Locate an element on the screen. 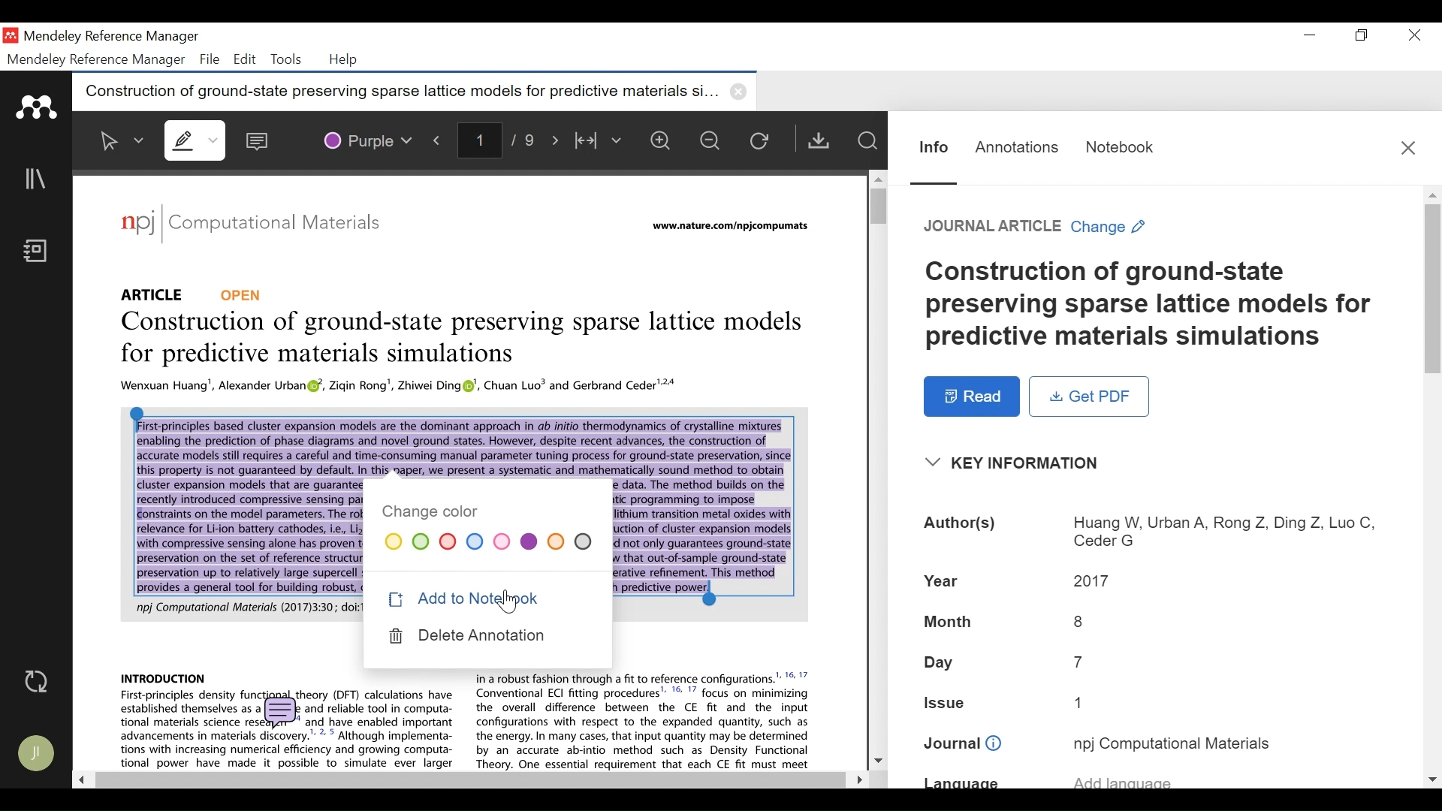 The height and width of the screenshot is (811, 1442). Zoom in is located at coordinates (665, 140).